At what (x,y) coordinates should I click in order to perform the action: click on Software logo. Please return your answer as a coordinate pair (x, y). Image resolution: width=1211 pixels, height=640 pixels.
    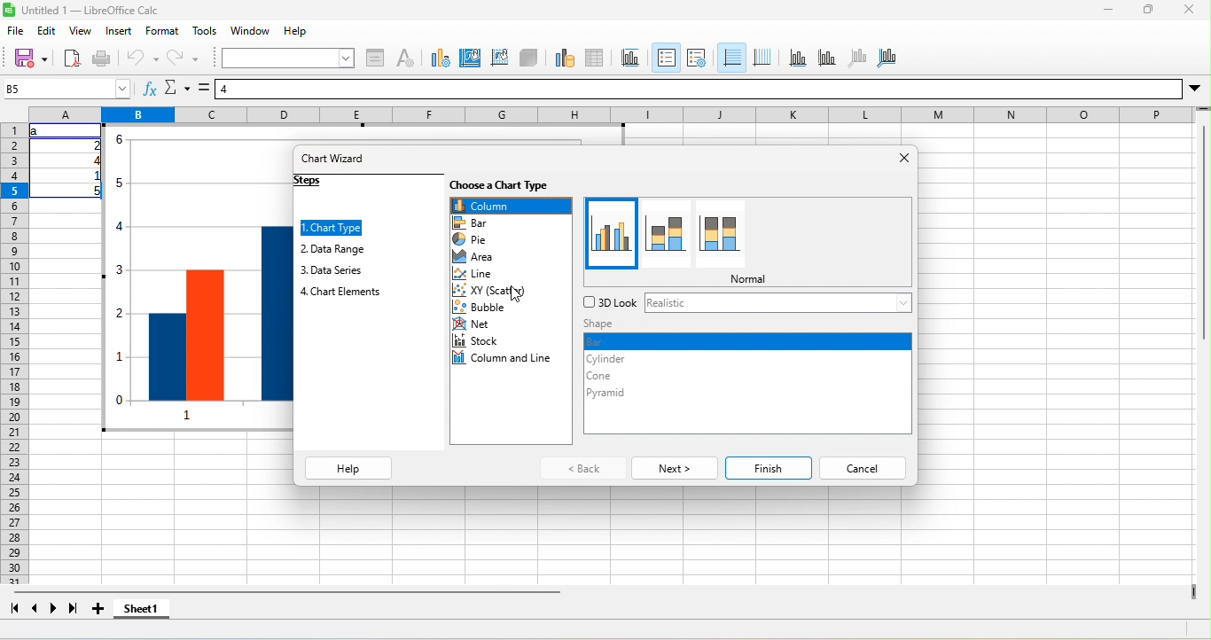
    Looking at the image, I should click on (9, 10).